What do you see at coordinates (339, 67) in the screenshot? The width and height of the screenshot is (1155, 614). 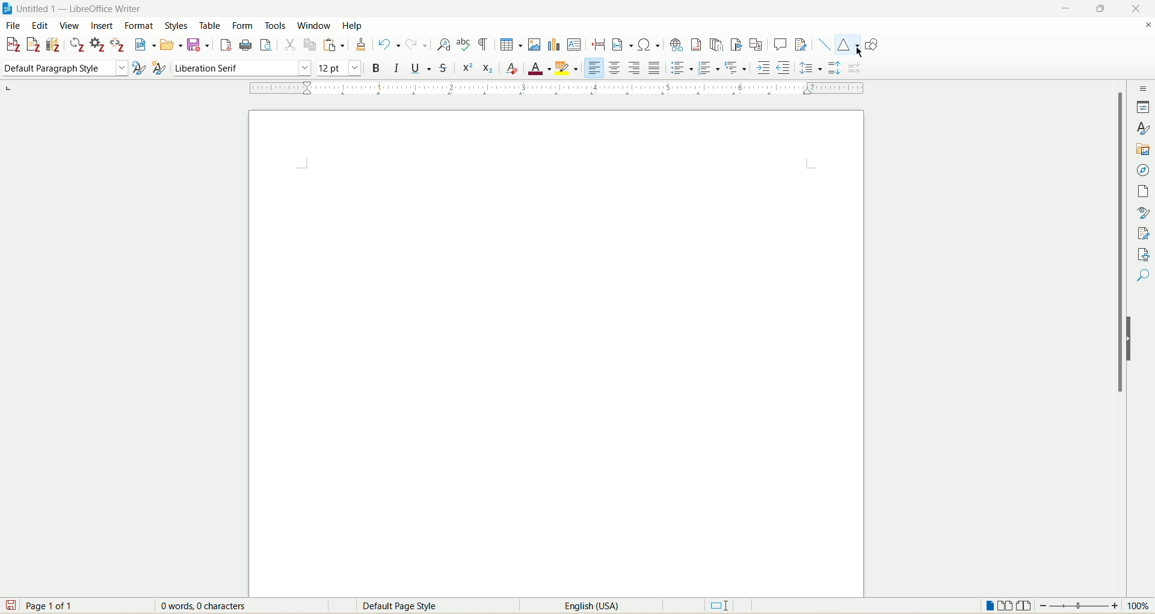 I see `font size` at bounding box center [339, 67].